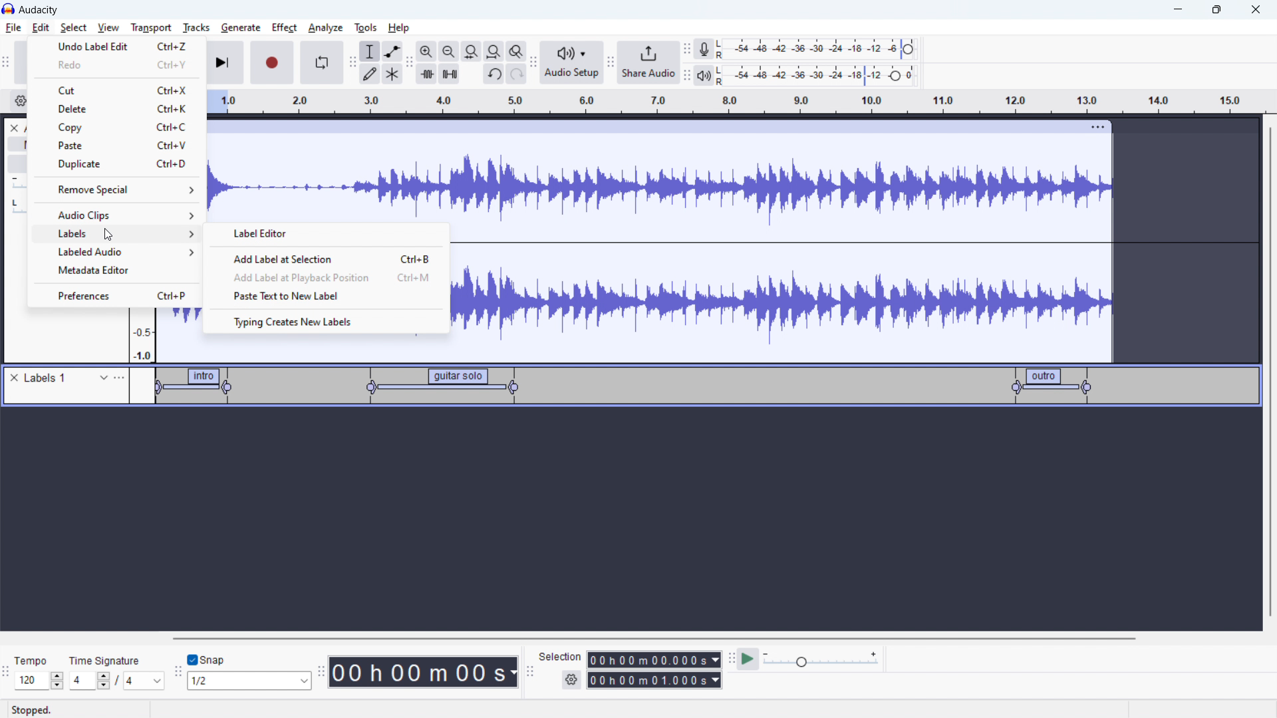  What do you see at coordinates (450, 74) in the screenshot?
I see `silence audio selection` at bounding box center [450, 74].